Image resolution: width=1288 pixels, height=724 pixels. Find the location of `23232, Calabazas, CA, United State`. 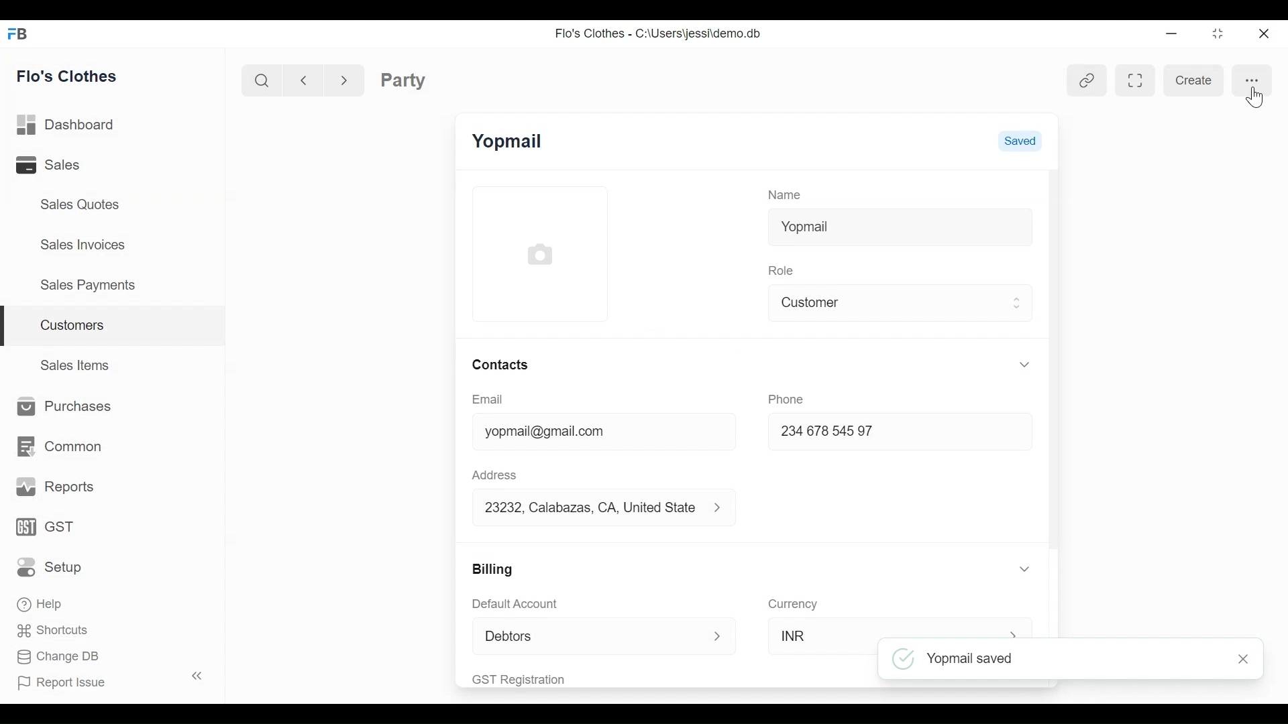

23232, Calabazas, CA, United State is located at coordinates (592, 508).